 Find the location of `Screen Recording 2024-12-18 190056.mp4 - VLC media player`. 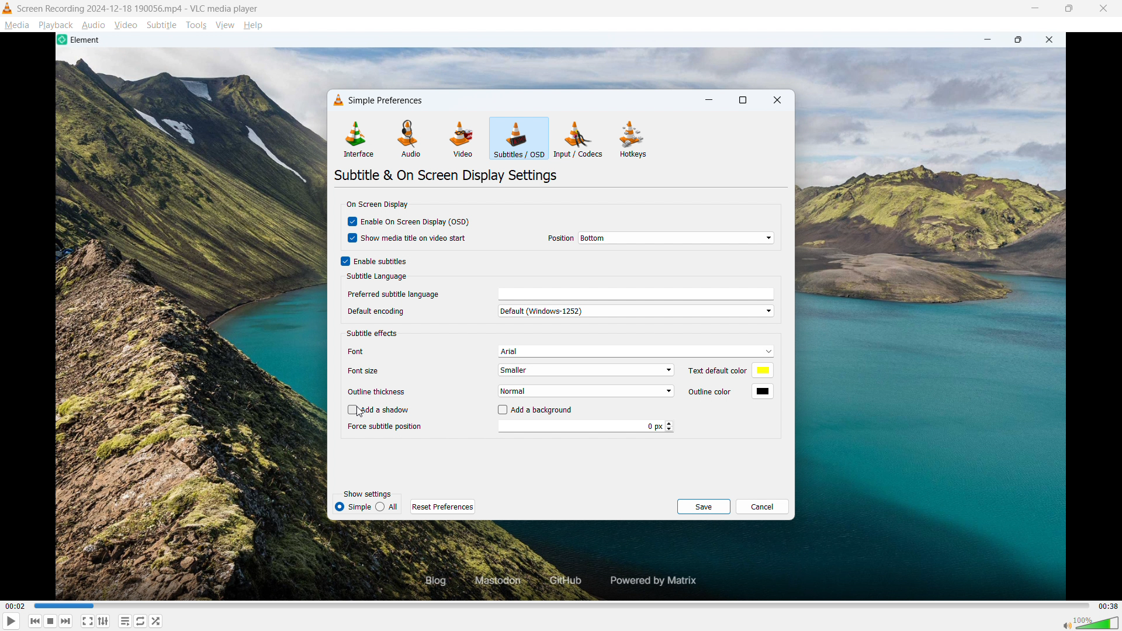

Screen Recording 2024-12-18 190056.mp4 - VLC media player is located at coordinates (138, 8).